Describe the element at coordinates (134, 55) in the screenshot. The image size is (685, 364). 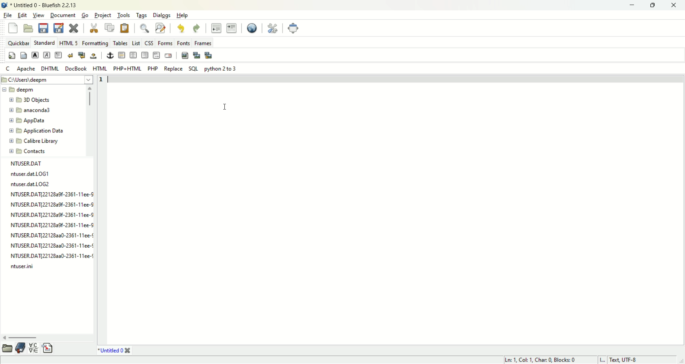
I see `center` at that location.